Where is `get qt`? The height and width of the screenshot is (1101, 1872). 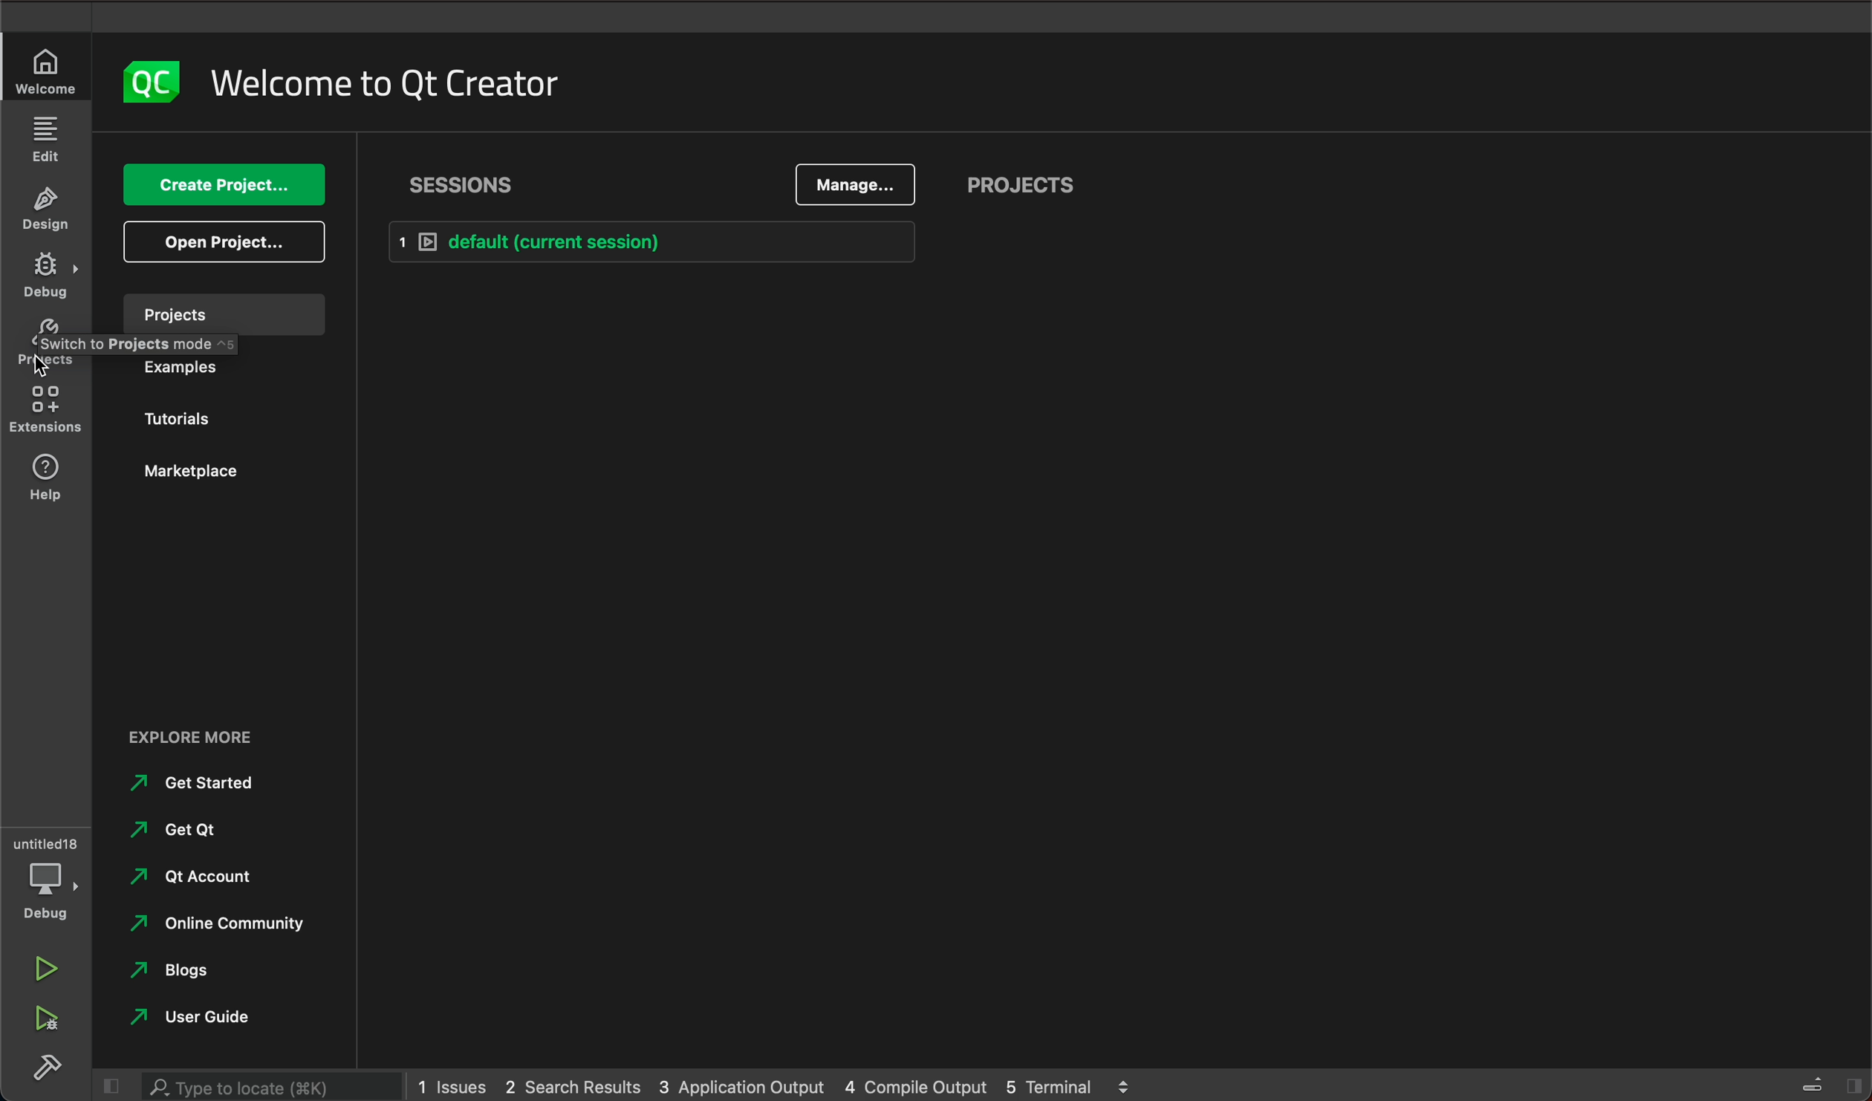
get qt is located at coordinates (181, 831).